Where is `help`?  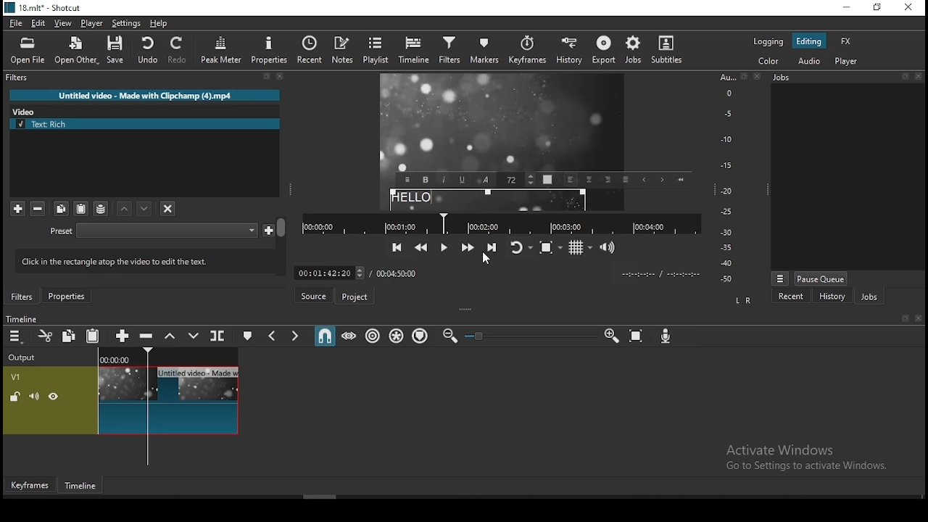
help is located at coordinates (159, 24).